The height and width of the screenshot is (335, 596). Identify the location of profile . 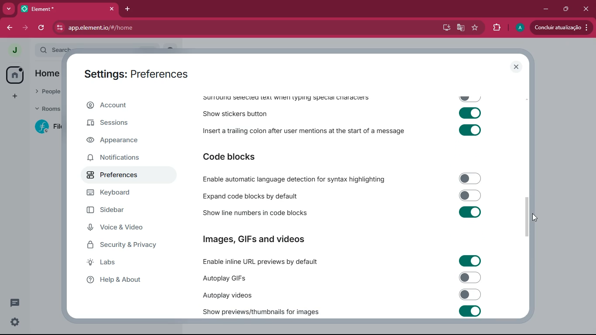
(517, 28).